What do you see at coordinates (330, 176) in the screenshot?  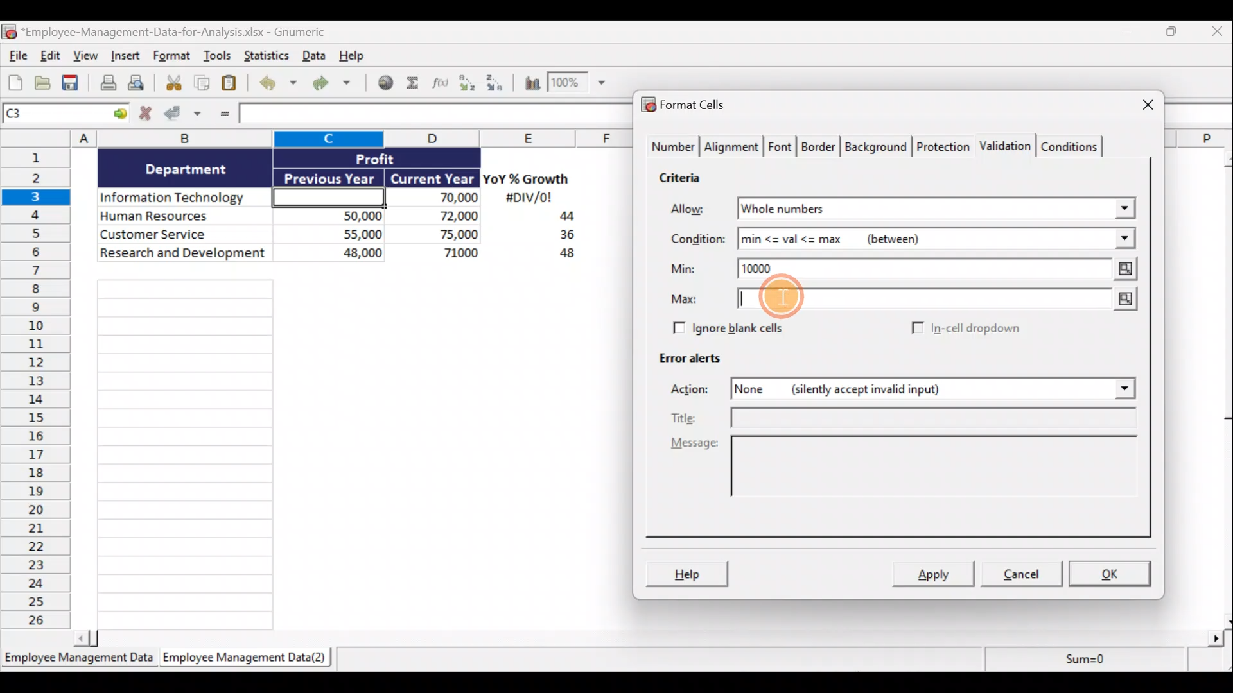 I see `Previous Year` at bounding box center [330, 176].